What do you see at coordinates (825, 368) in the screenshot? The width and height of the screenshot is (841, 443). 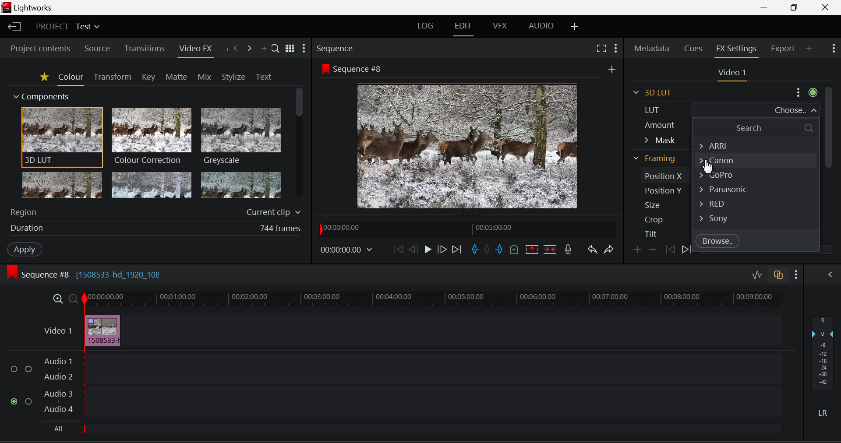 I see `Decibel Level` at bounding box center [825, 368].